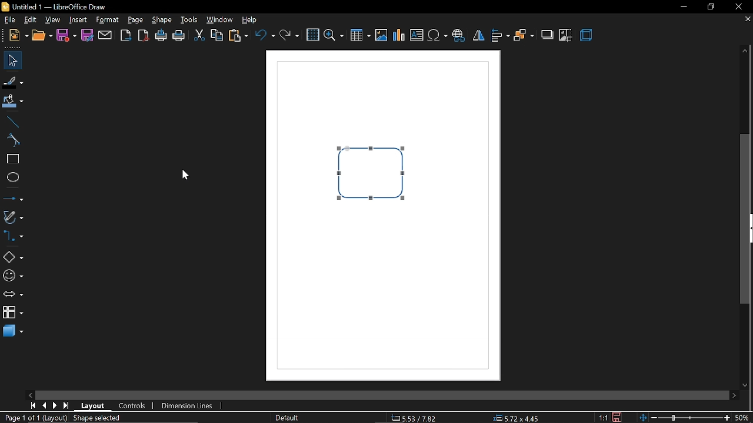 The width and height of the screenshot is (753, 423). What do you see at coordinates (382, 36) in the screenshot?
I see `insert image` at bounding box center [382, 36].